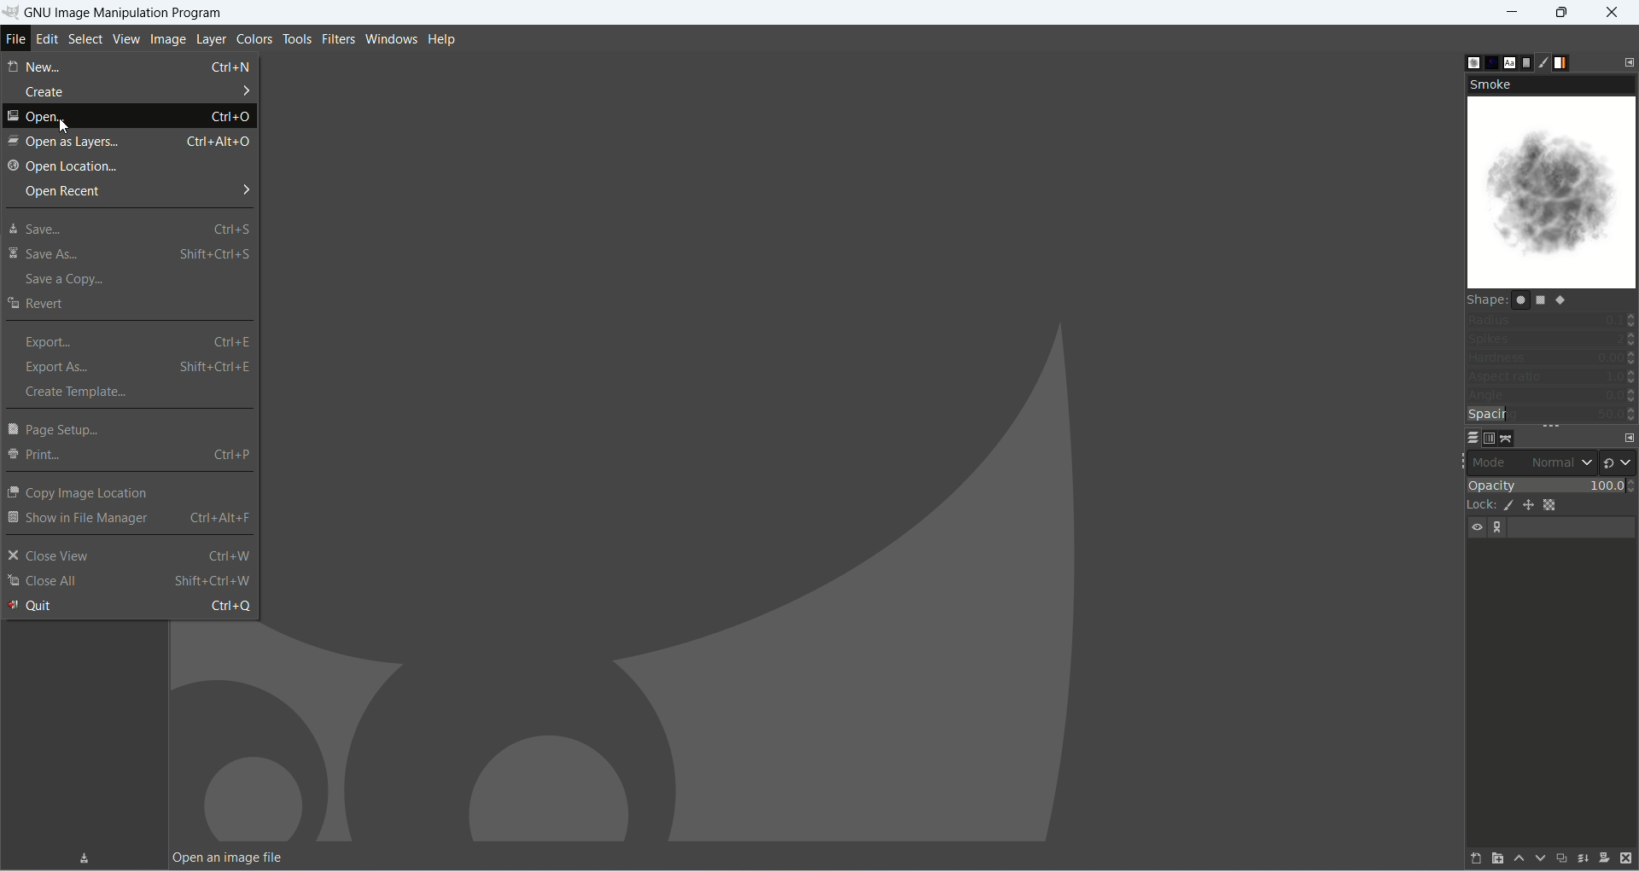  I want to click on add a mask, so click(1604, 857).